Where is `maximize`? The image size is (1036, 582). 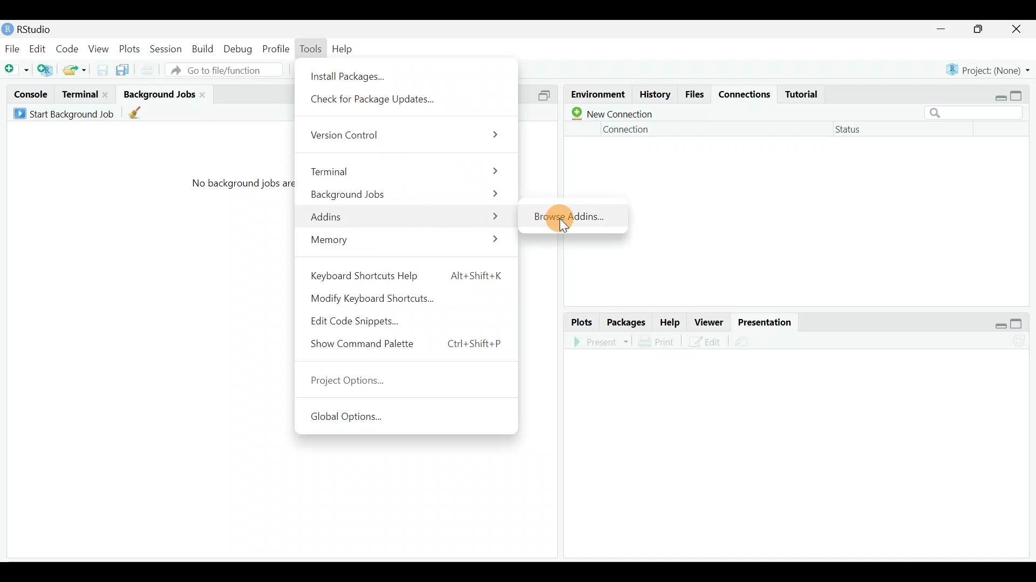 maximize is located at coordinates (979, 30).